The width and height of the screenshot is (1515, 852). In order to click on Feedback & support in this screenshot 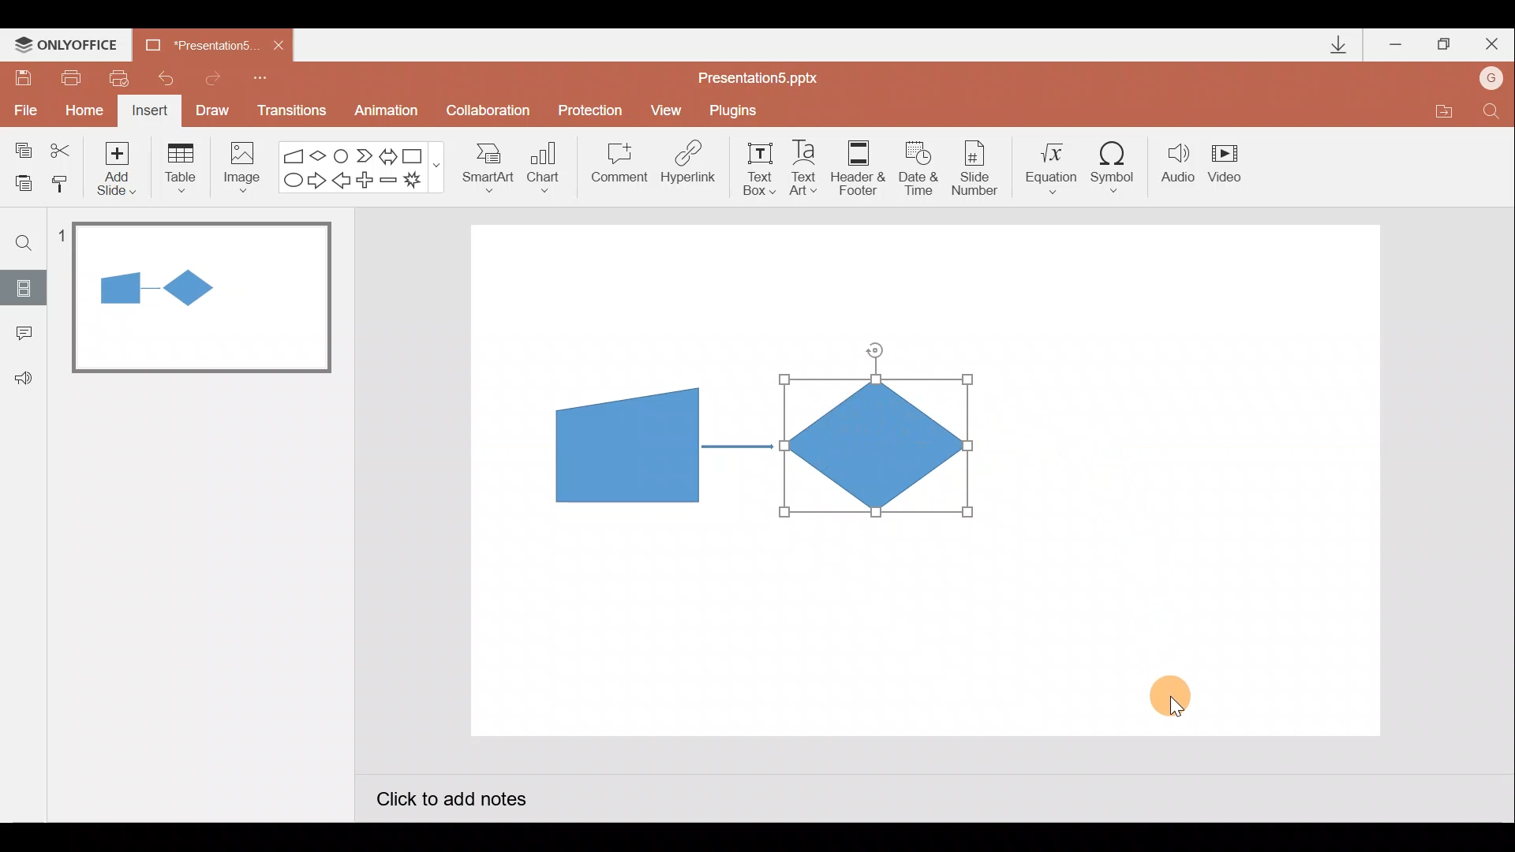, I will do `click(24, 377)`.